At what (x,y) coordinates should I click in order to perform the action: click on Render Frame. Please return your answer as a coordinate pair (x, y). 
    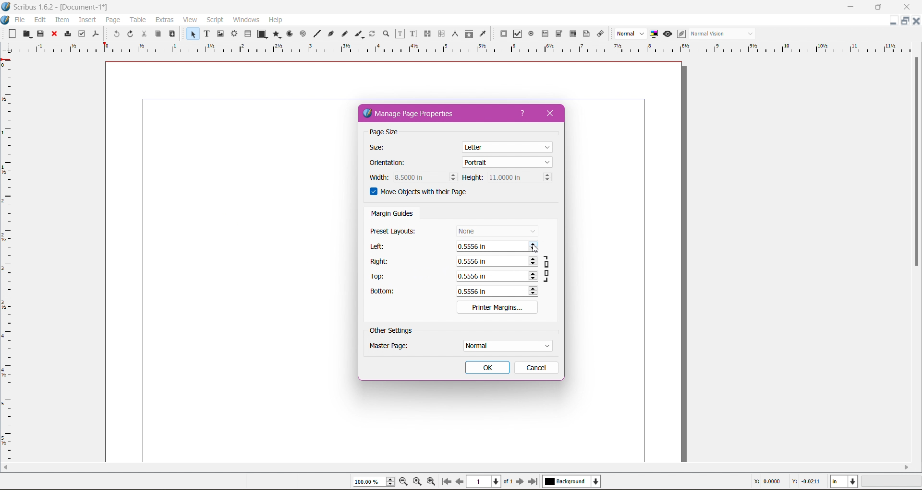
    Looking at the image, I should click on (235, 34).